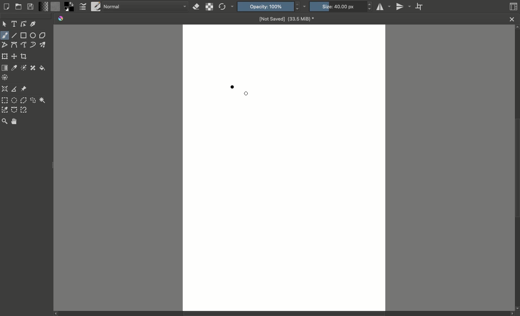 The height and width of the screenshot is (316, 520). What do you see at coordinates (14, 100) in the screenshot?
I see `Elliptical  selection tool` at bounding box center [14, 100].